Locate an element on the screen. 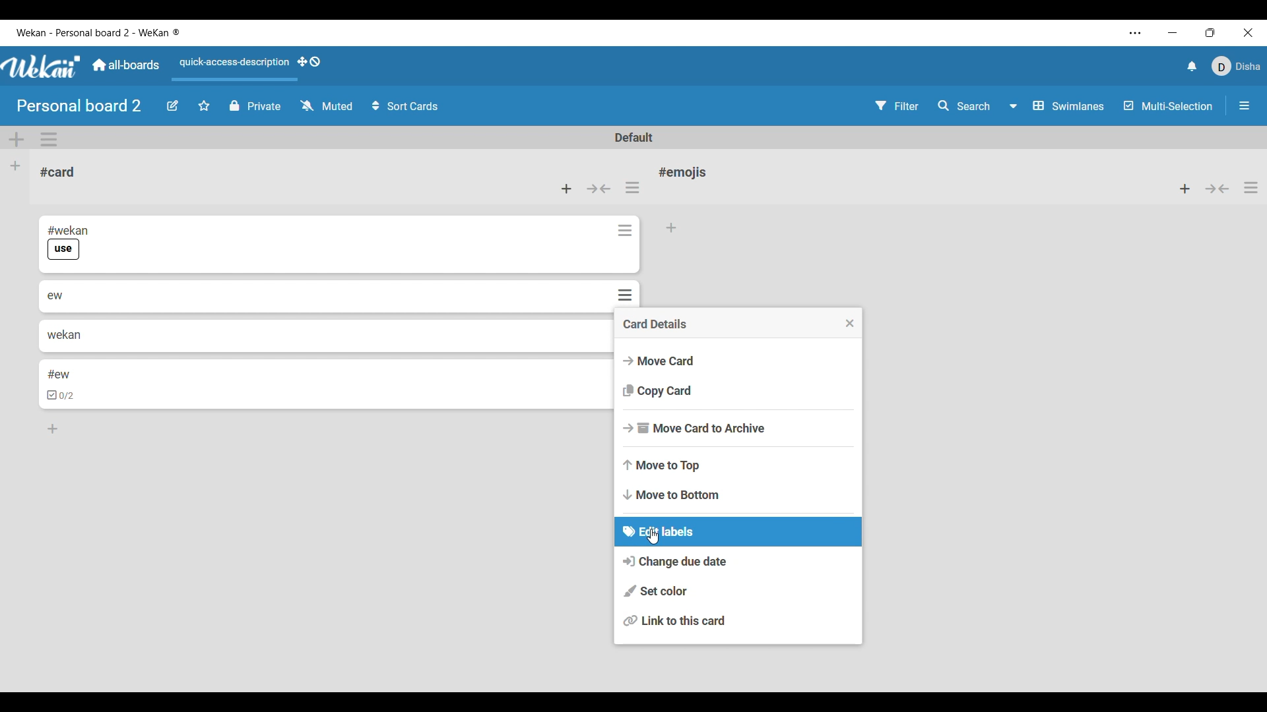 The image size is (1267, 712). Copy card is located at coordinates (740, 392).